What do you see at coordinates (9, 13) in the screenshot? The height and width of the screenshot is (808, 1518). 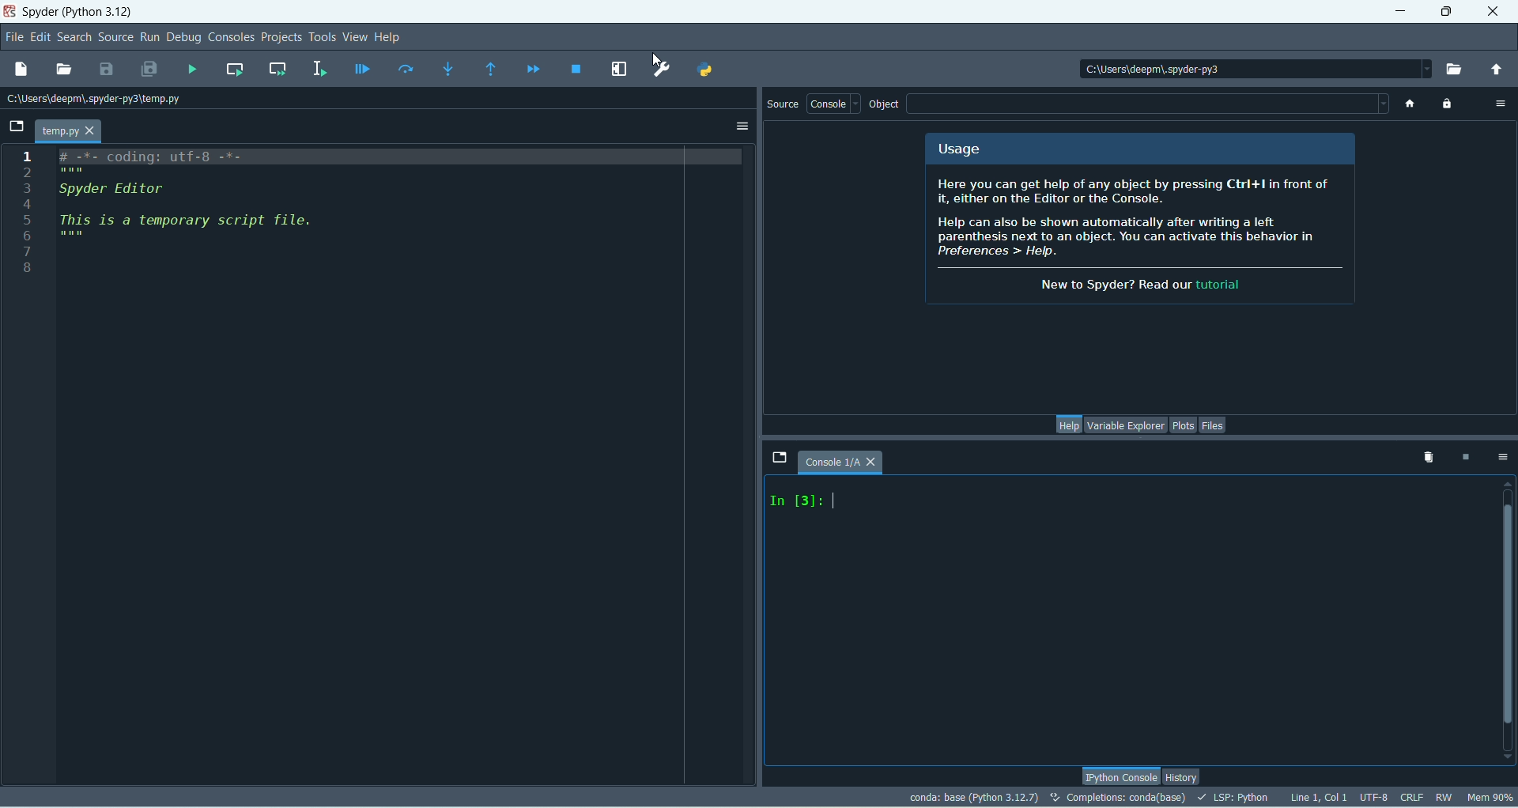 I see `logo` at bounding box center [9, 13].